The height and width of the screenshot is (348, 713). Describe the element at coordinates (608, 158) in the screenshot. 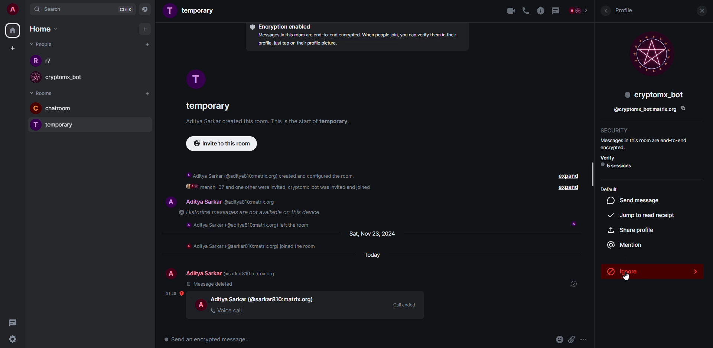

I see `verify` at that location.